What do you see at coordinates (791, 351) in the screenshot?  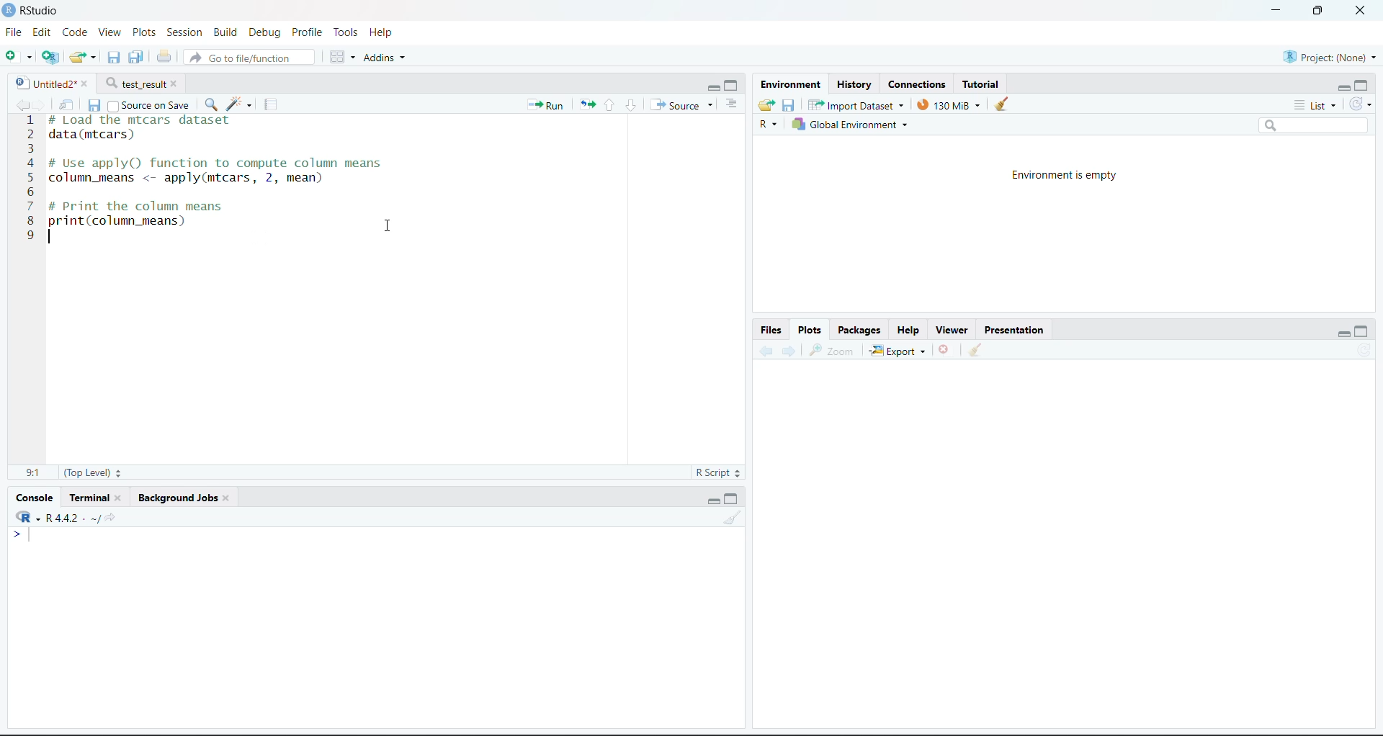 I see `Go forward to the next source location (Ctrl + F10)` at bounding box center [791, 351].